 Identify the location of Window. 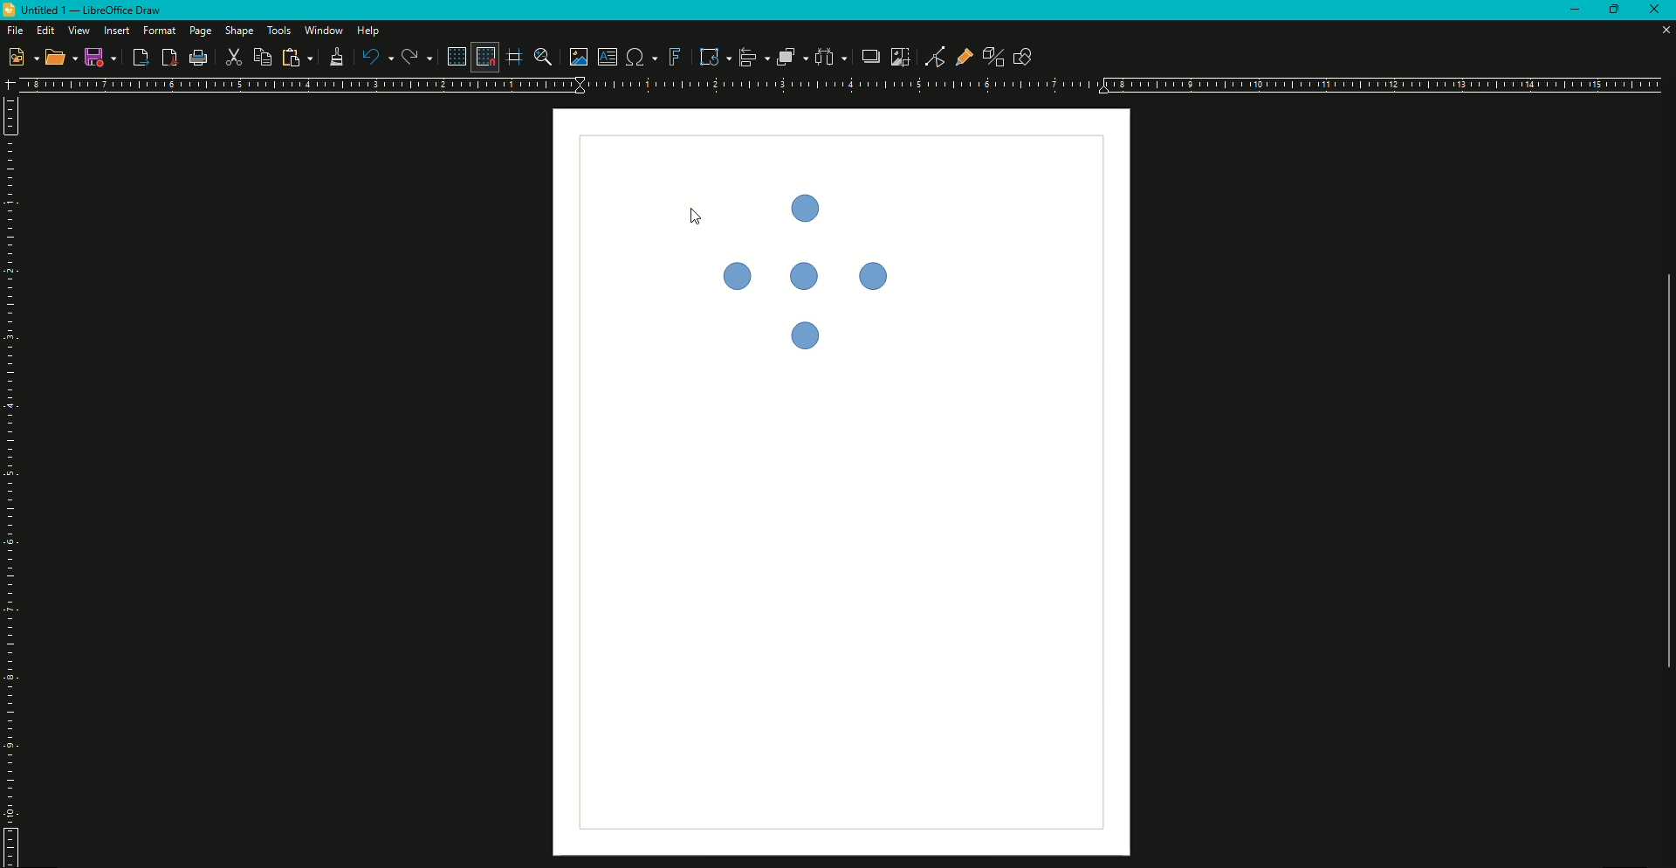
(325, 30).